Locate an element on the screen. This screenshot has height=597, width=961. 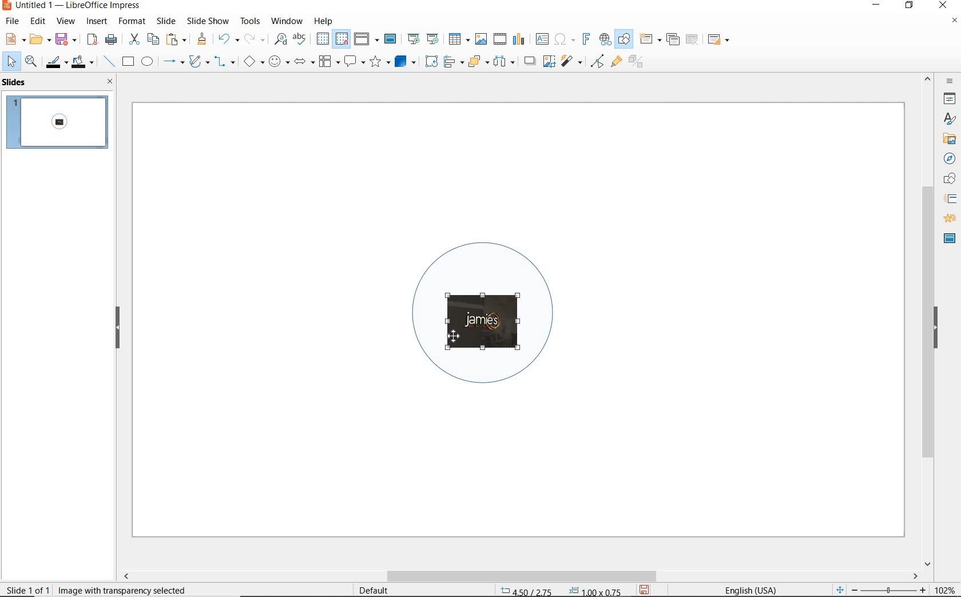
Default is located at coordinates (375, 590).